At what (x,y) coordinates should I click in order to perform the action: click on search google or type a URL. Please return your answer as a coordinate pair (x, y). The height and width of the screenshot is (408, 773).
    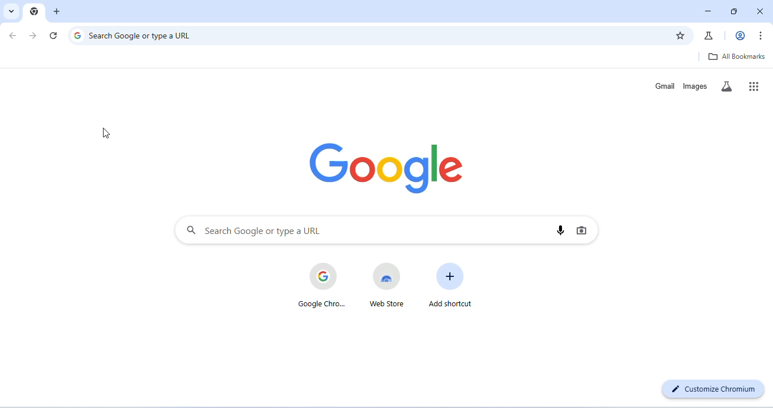
    Looking at the image, I should click on (367, 230).